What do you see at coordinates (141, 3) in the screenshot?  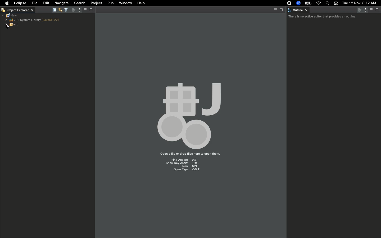 I see `Help` at bounding box center [141, 3].